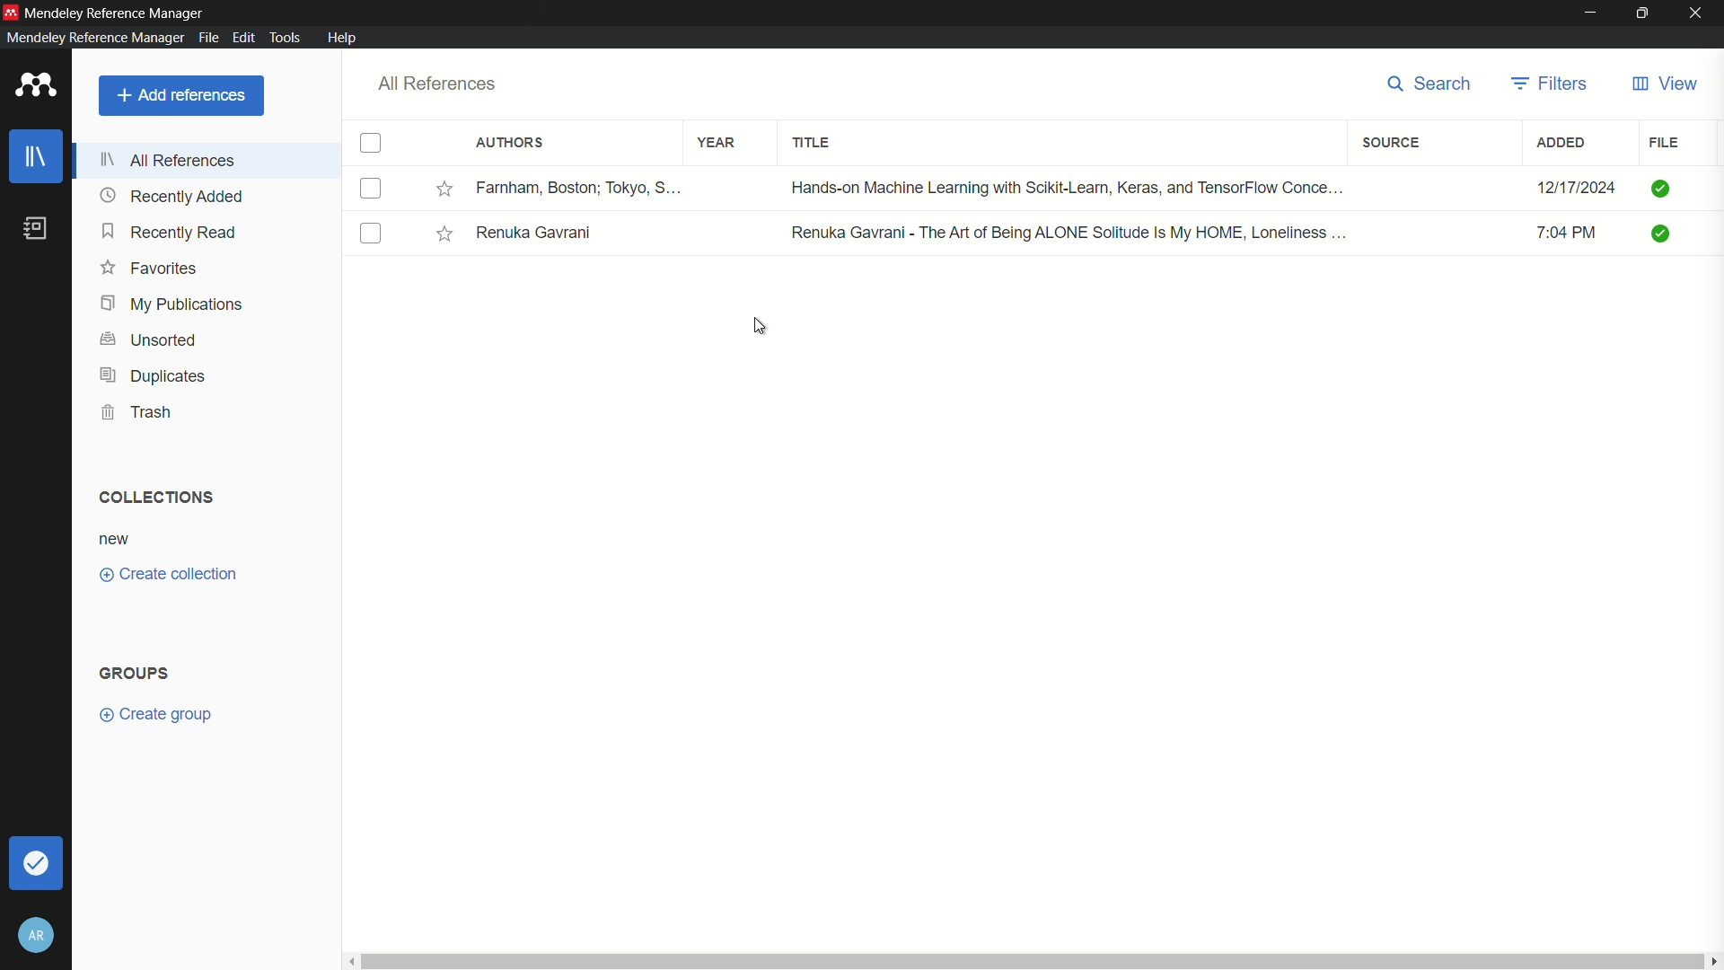 Image resolution: width=1724 pixels, height=970 pixels. I want to click on maximize, so click(1642, 13).